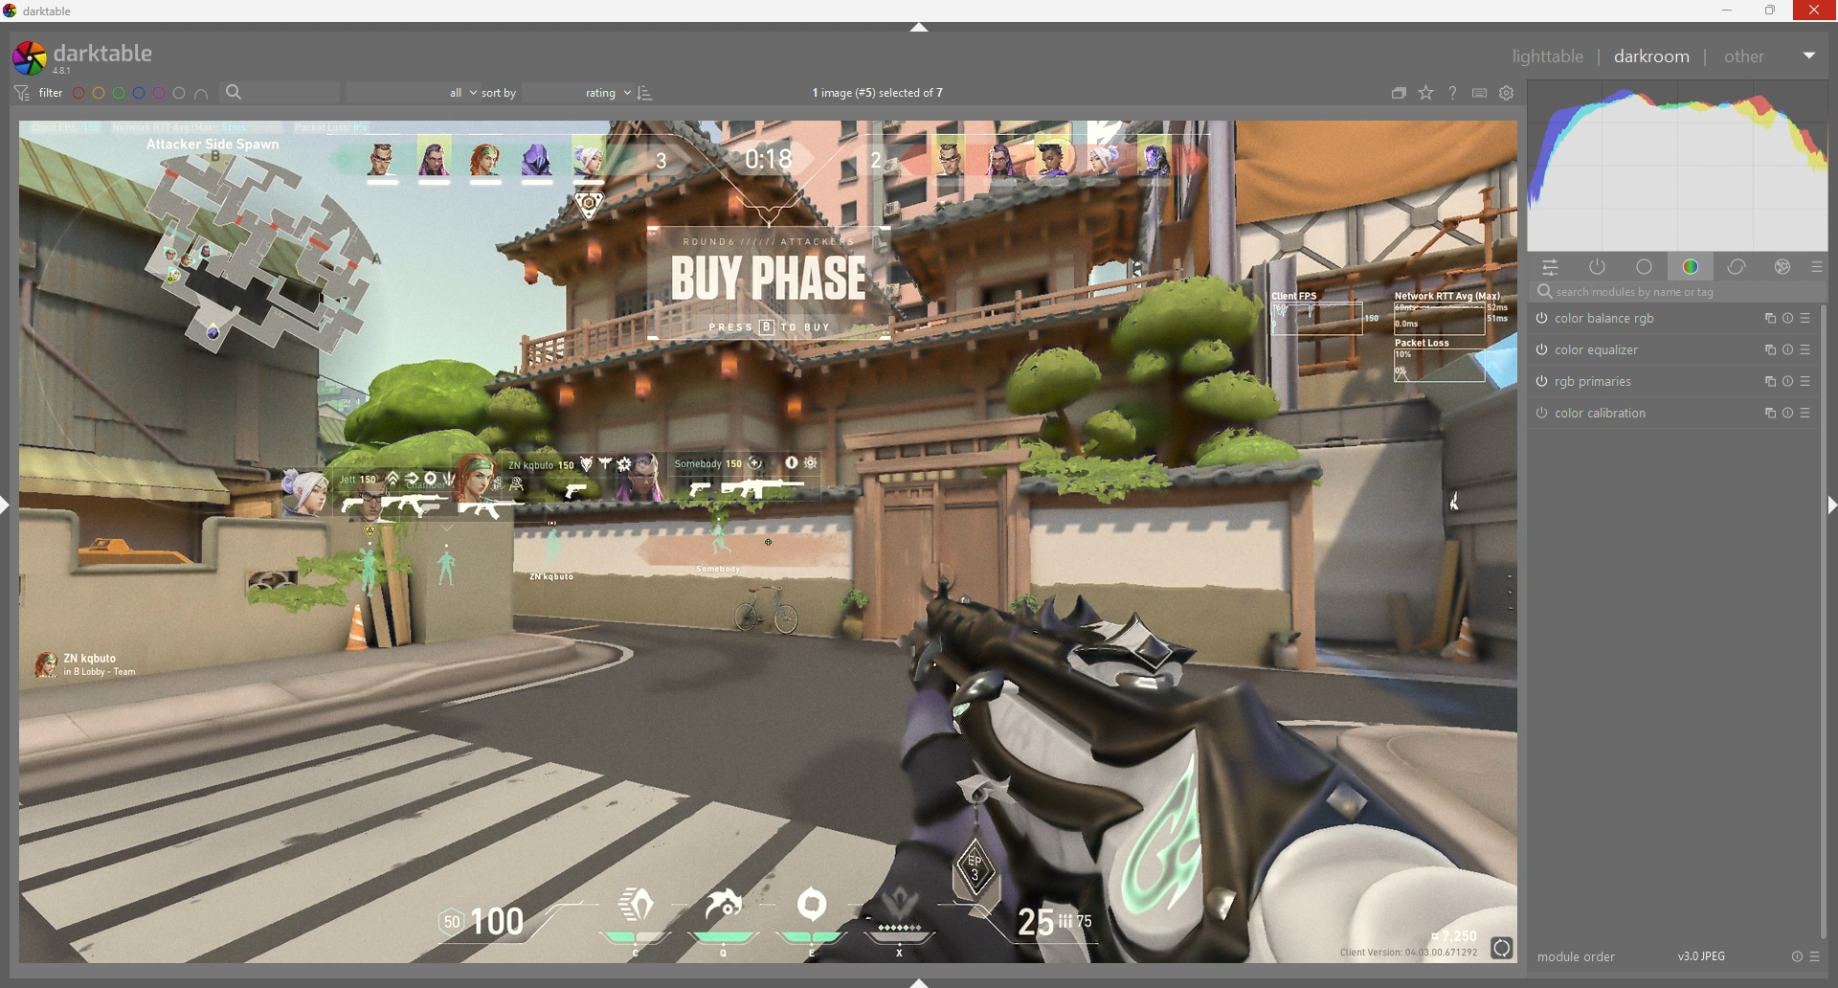 The height and width of the screenshot is (988, 1838). Describe the element at coordinates (558, 92) in the screenshot. I see `sort by` at that location.